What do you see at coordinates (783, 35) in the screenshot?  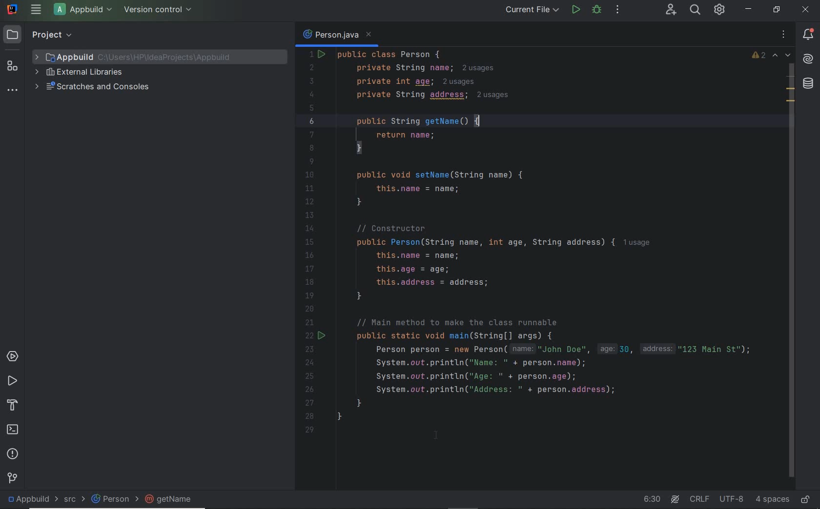 I see `recent files, tab actions` at bounding box center [783, 35].